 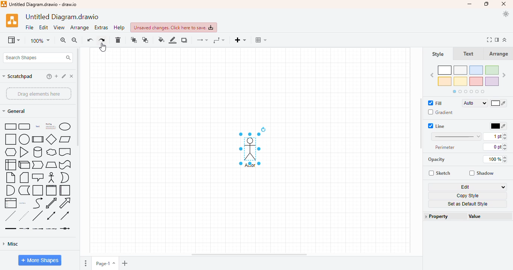 I want to click on 1pt, so click(x=495, y=136).